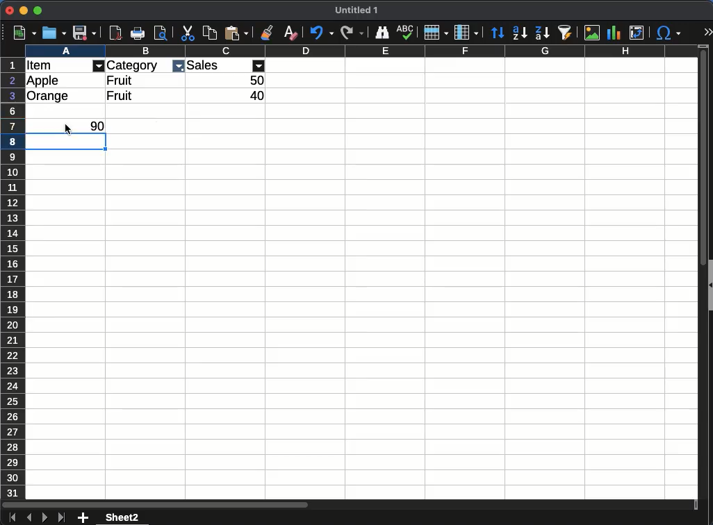 This screenshot has height=525, width=713. I want to click on last sheet, so click(61, 518).